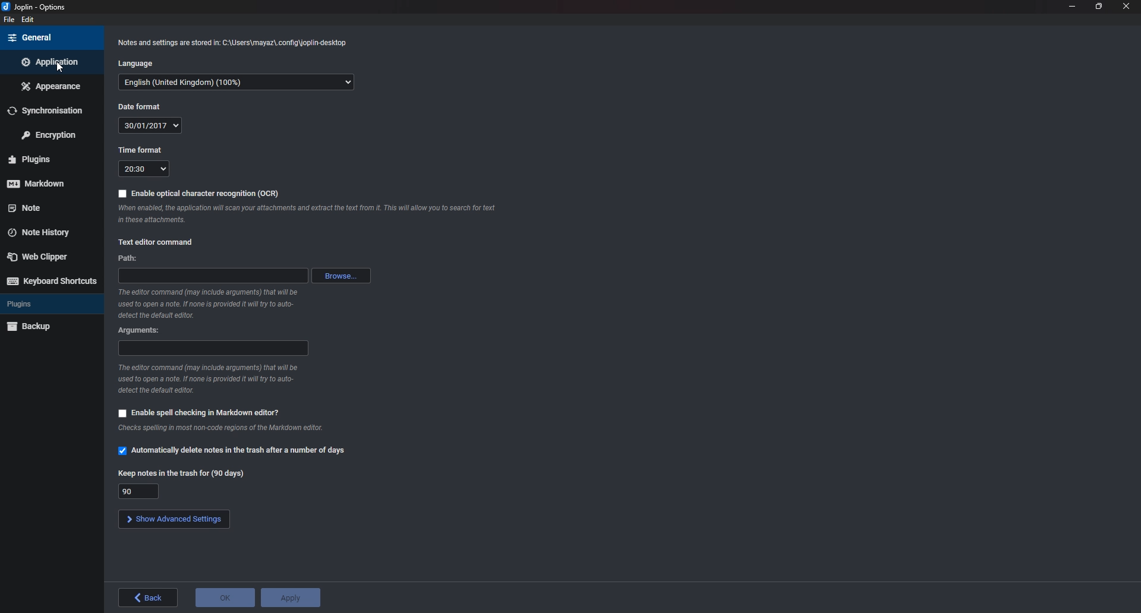 The image size is (1141, 613). What do you see at coordinates (53, 281) in the screenshot?
I see `Keyboard shortcuts` at bounding box center [53, 281].